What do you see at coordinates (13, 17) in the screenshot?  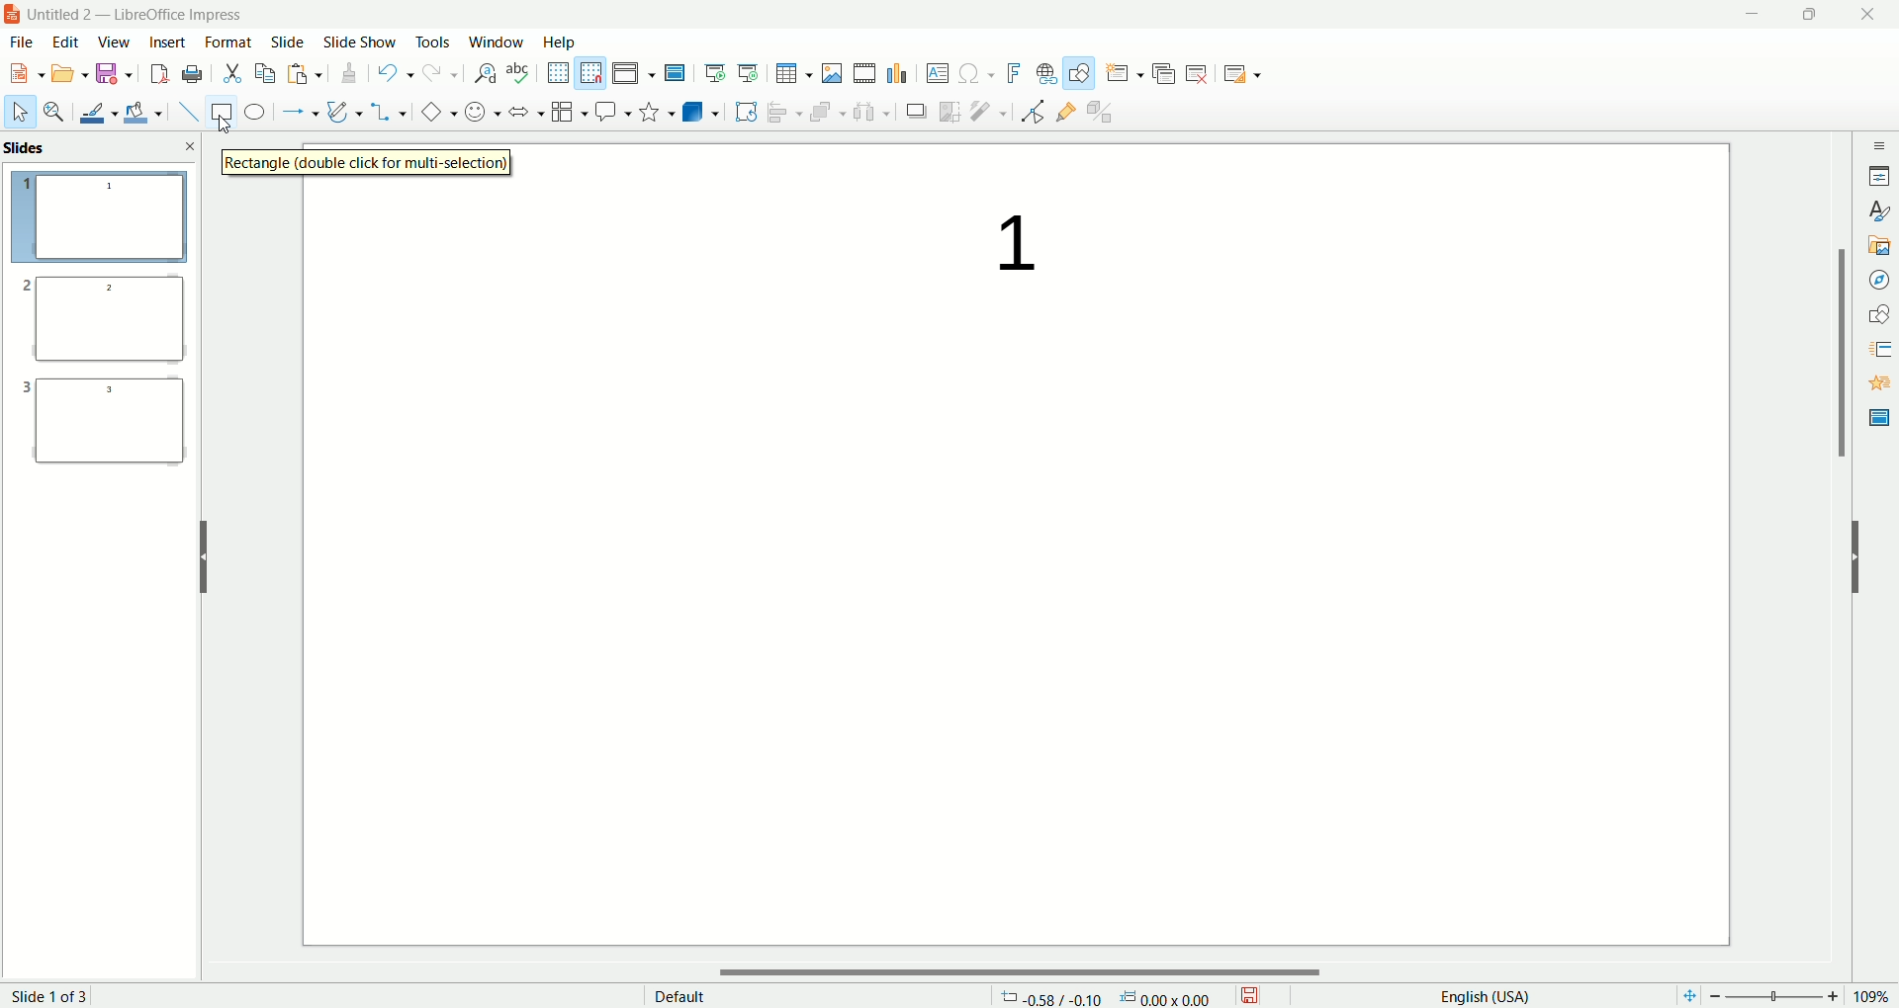 I see `logo` at bounding box center [13, 17].